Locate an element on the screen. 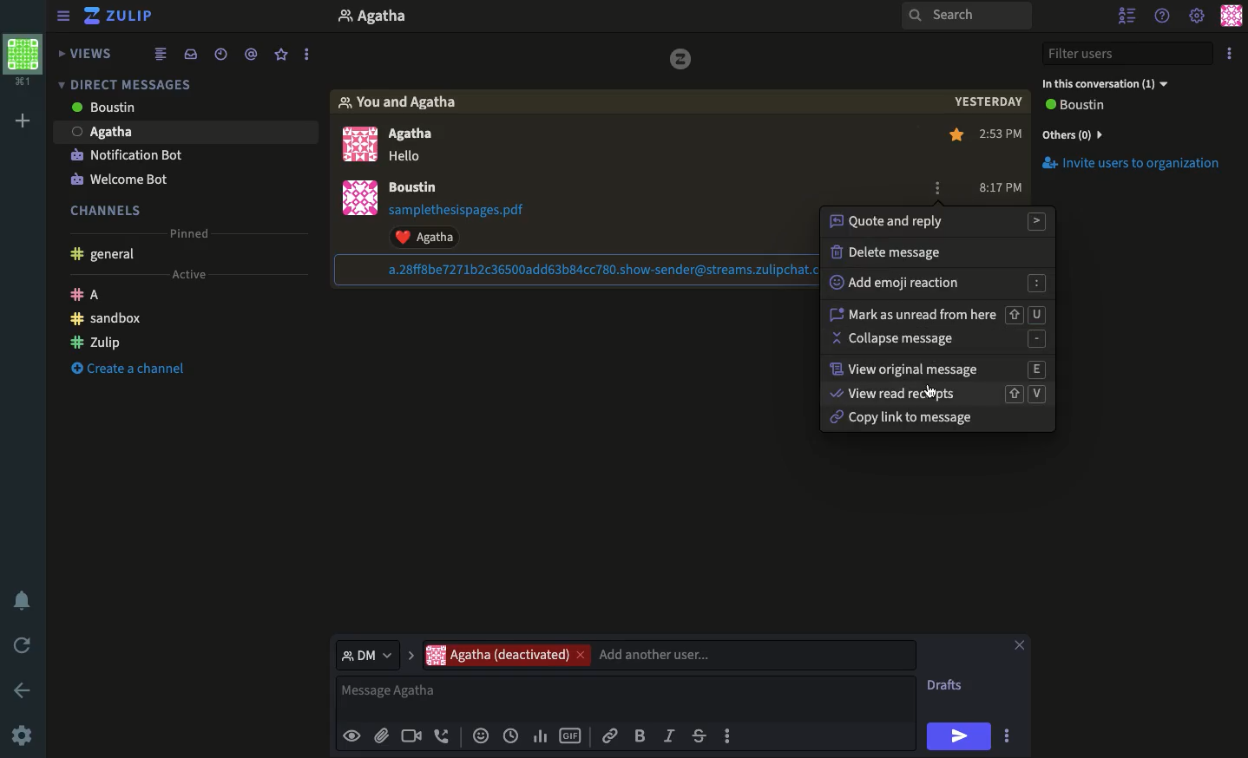 The height and width of the screenshot is (758, 1248). Video is located at coordinates (410, 737).